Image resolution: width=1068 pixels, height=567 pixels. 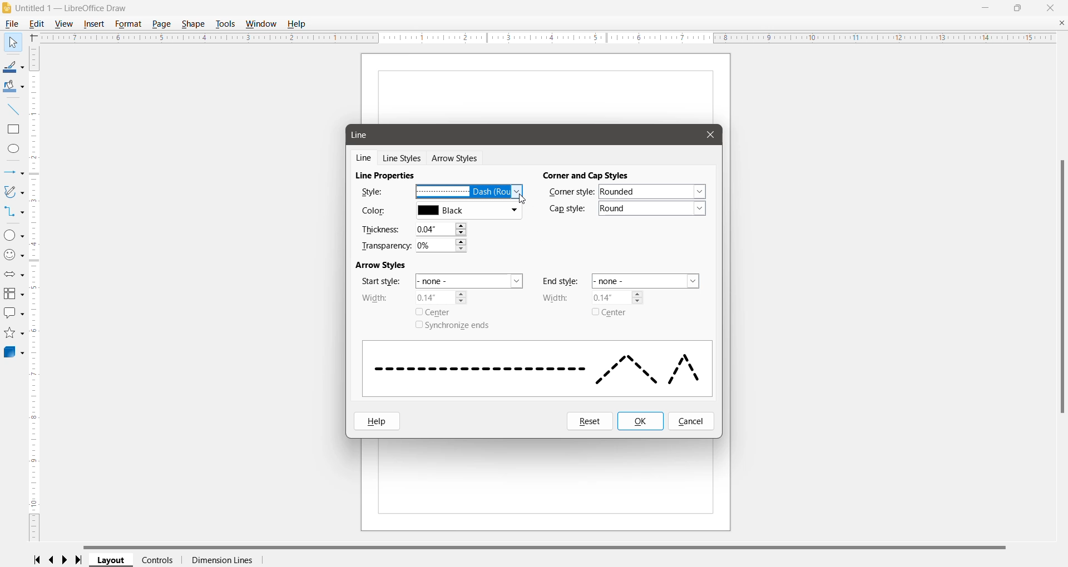 What do you see at coordinates (379, 299) in the screenshot?
I see `Width` at bounding box center [379, 299].